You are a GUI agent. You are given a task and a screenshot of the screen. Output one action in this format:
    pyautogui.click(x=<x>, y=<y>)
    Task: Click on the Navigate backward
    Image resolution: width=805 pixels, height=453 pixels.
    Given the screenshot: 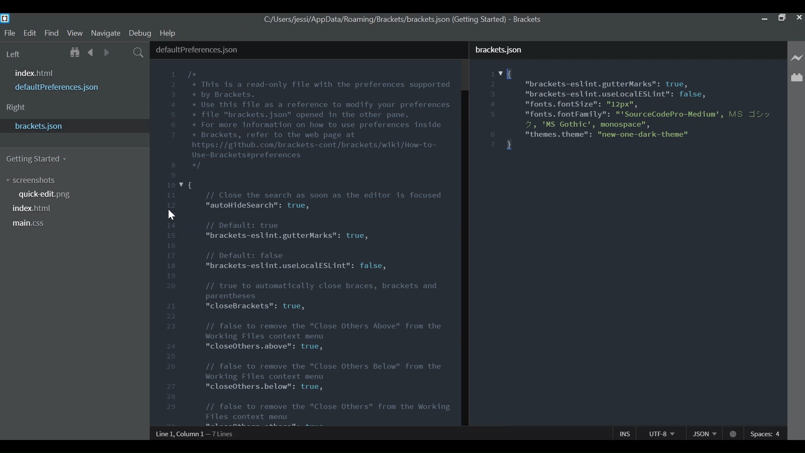 What is the action you would take?
    pyautogui.click(x=90, y=52)
    